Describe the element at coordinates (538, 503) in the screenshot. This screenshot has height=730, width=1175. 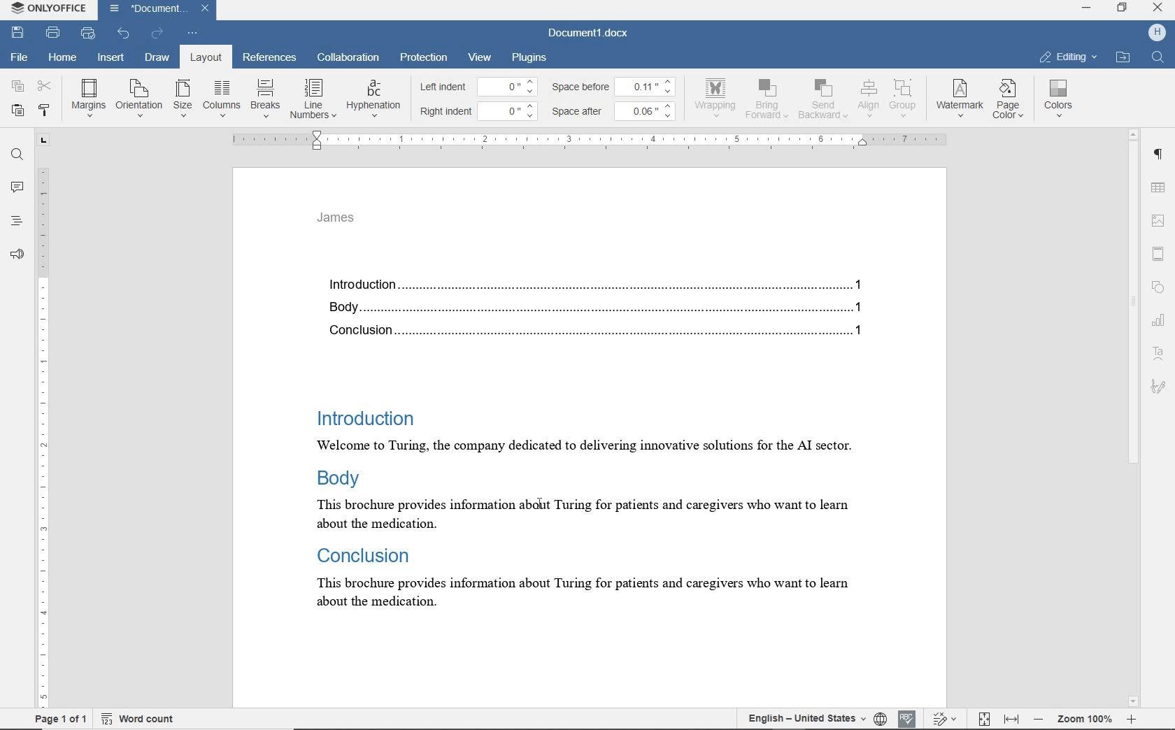
I see `text cursor` at that location.